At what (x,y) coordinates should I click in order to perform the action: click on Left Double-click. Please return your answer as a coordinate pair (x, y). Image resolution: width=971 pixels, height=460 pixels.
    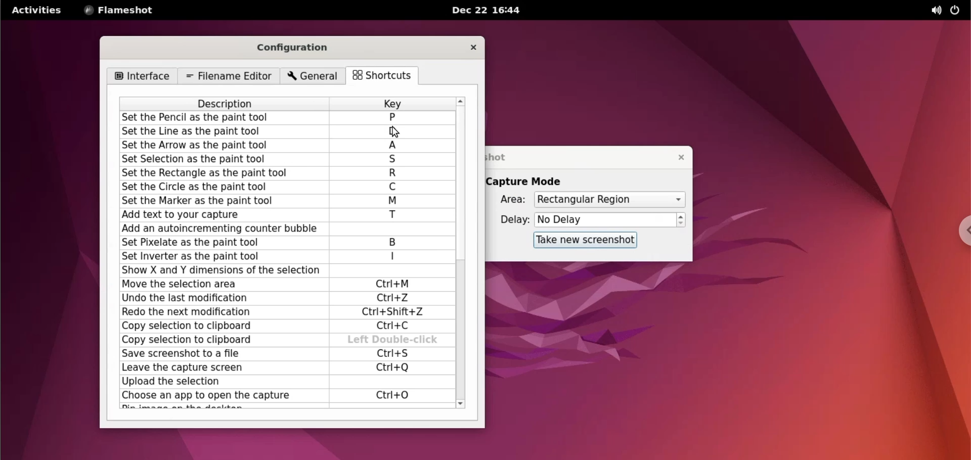
    Looking at the image, I should click on (393, 340).